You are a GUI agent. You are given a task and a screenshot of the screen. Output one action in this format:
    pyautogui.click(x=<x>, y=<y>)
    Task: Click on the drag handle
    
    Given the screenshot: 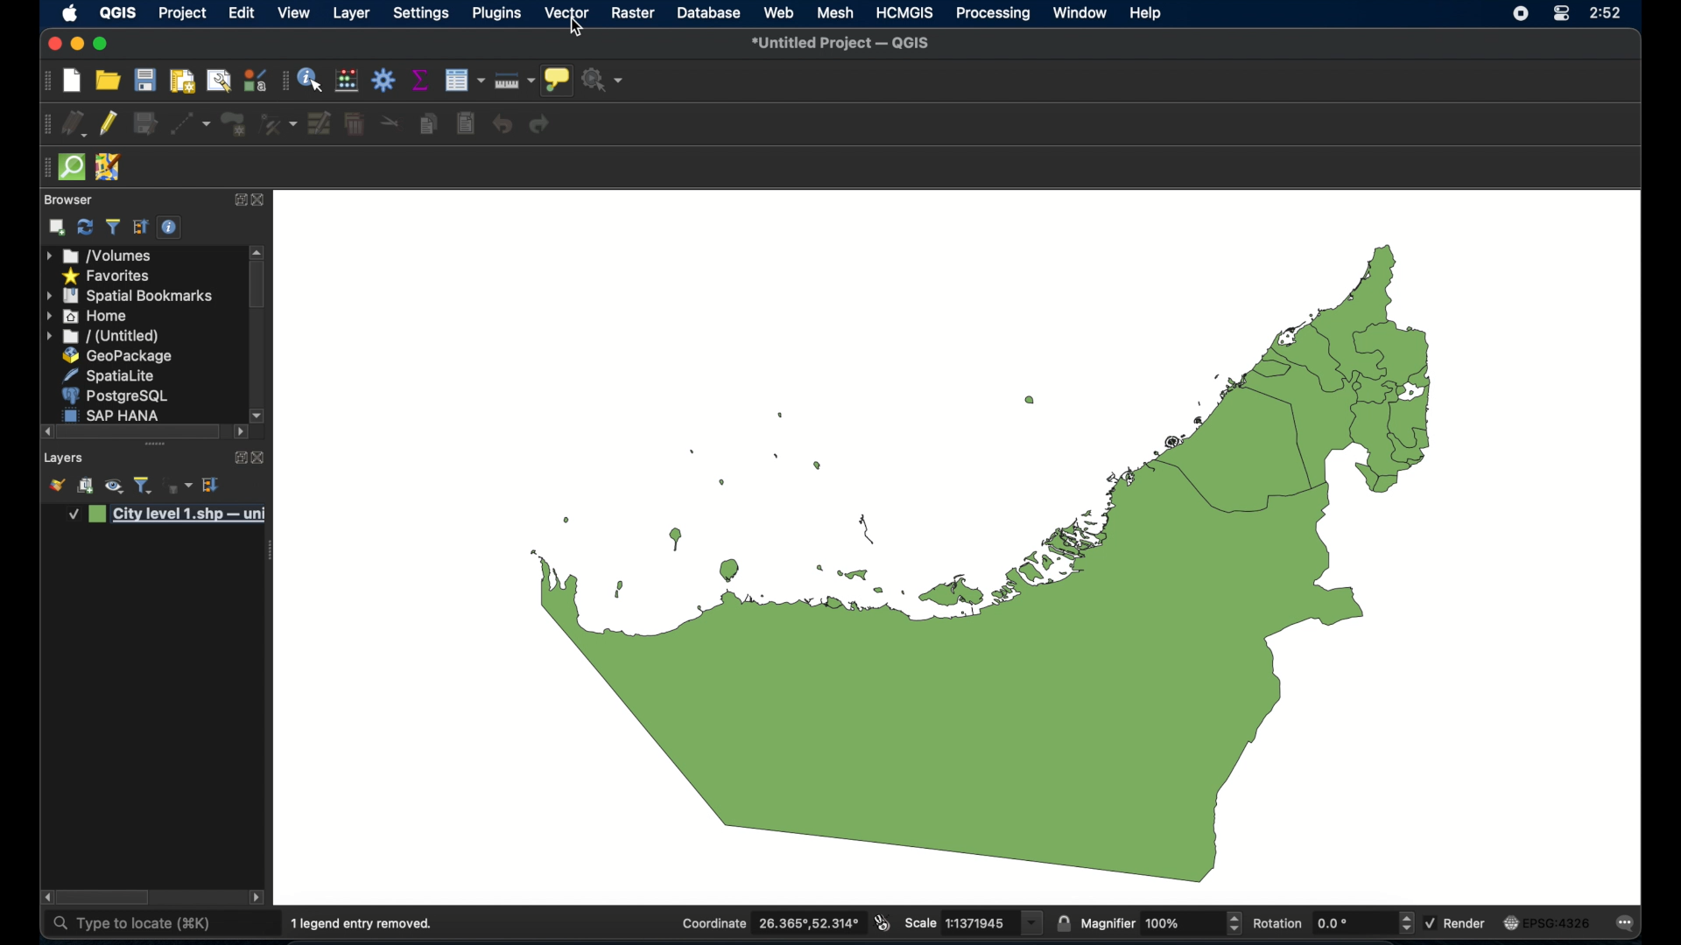 What is the action you would take?
    pyautogui.click(x=273, y=549)
    